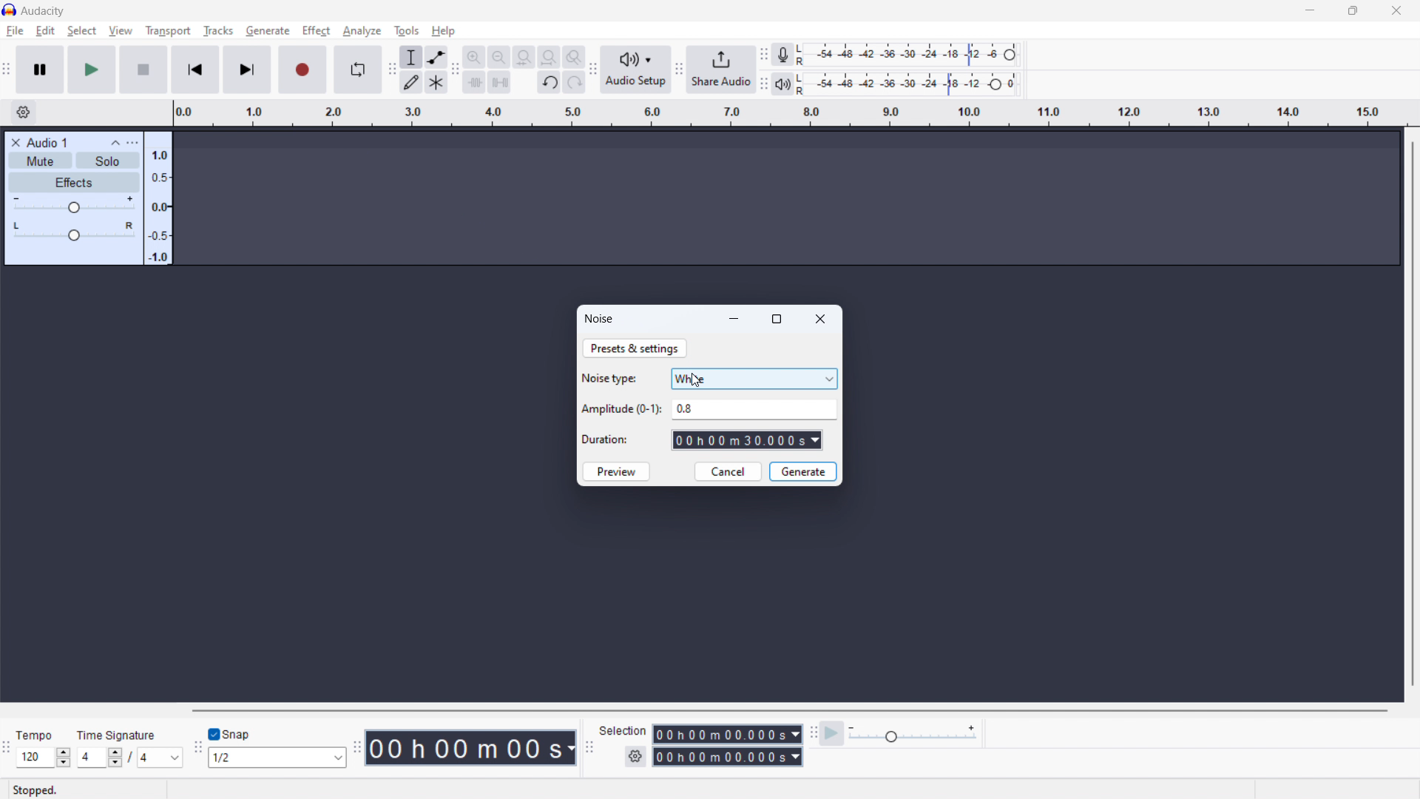  Describe the element at coordinates (217, 31) in the screenshot. I see `tracks` at that location.